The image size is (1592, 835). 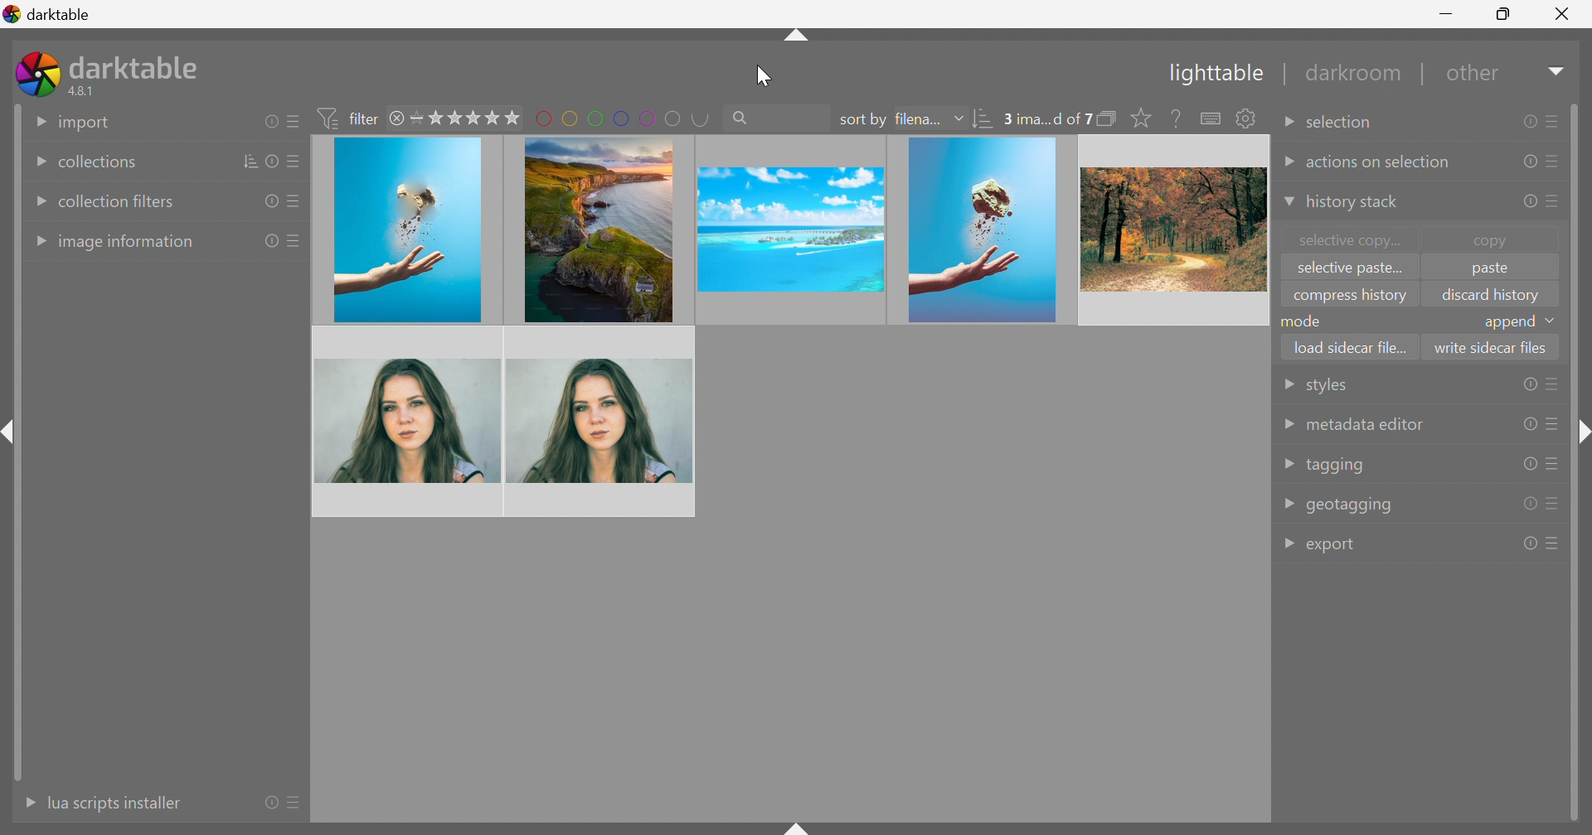 What do you see at coordinates (862, 120) in the screenshot?
I see `sort by` at bounding box center [862, 120].